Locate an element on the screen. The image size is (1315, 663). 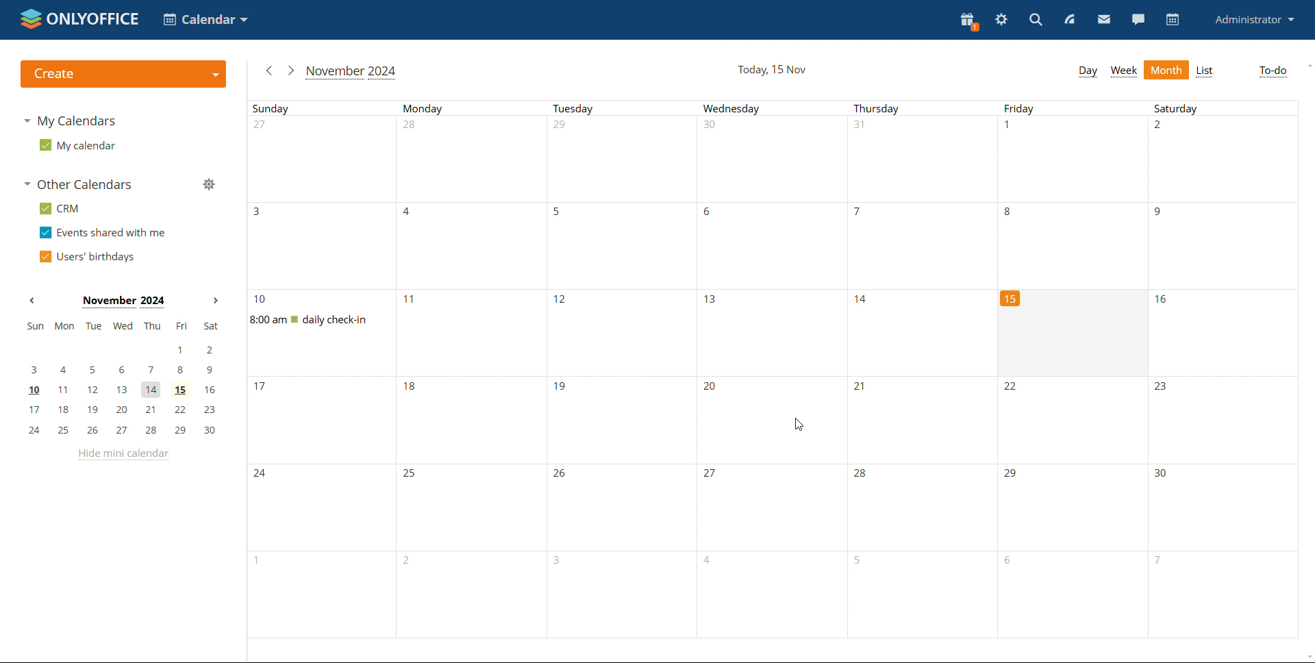
day view is located at coordinates (1088, 71).